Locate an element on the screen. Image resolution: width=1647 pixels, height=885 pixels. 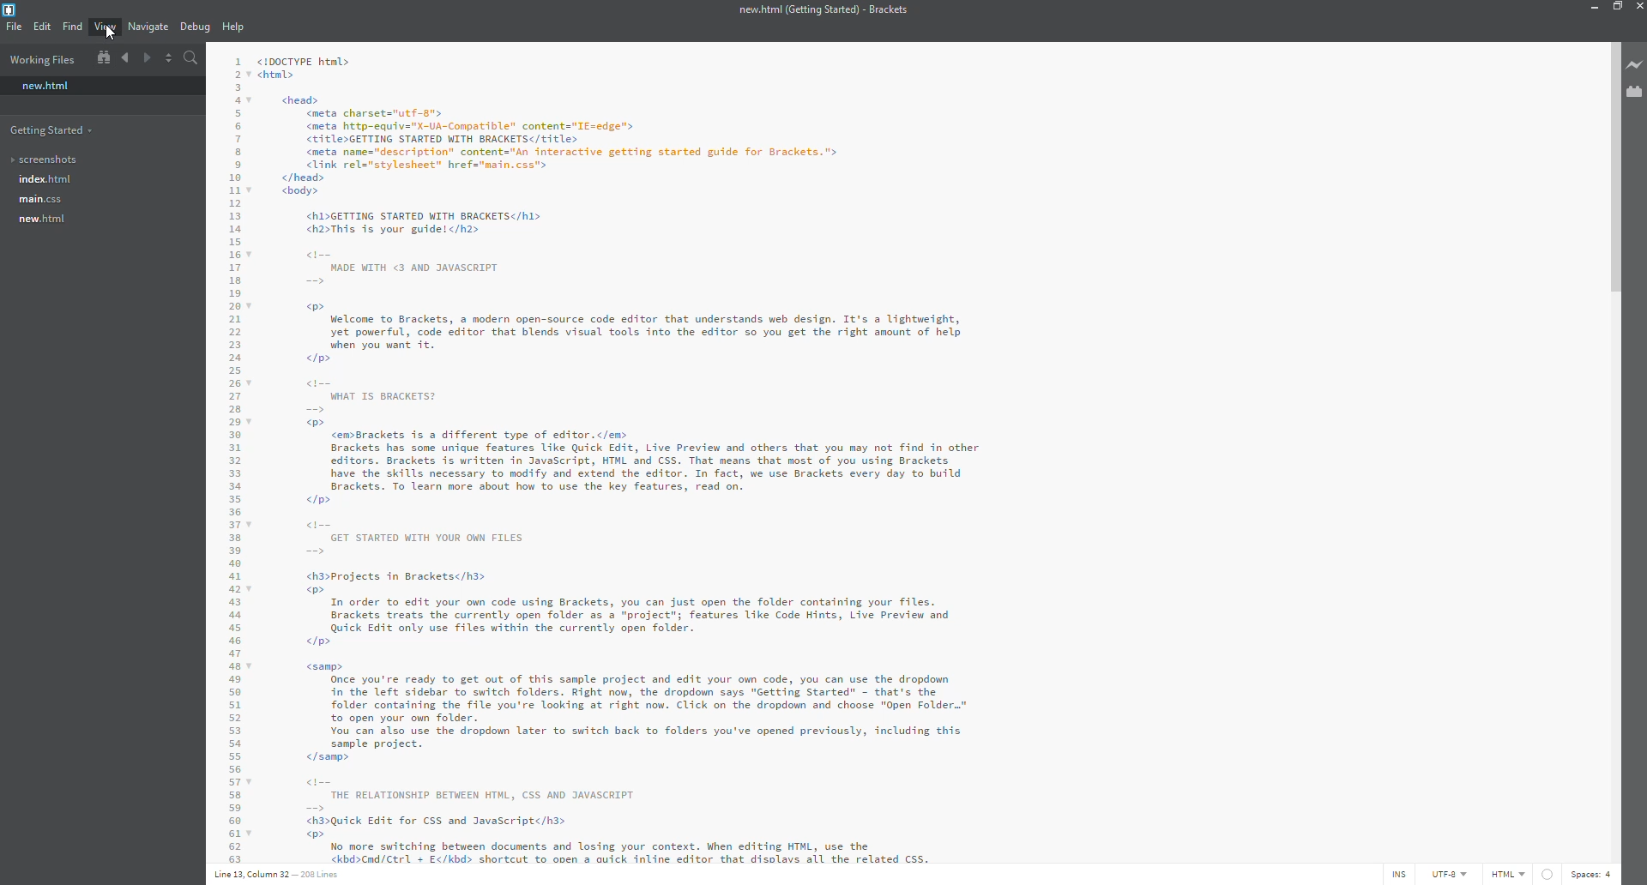
scroll bar is located at coordinates (1616, 160).